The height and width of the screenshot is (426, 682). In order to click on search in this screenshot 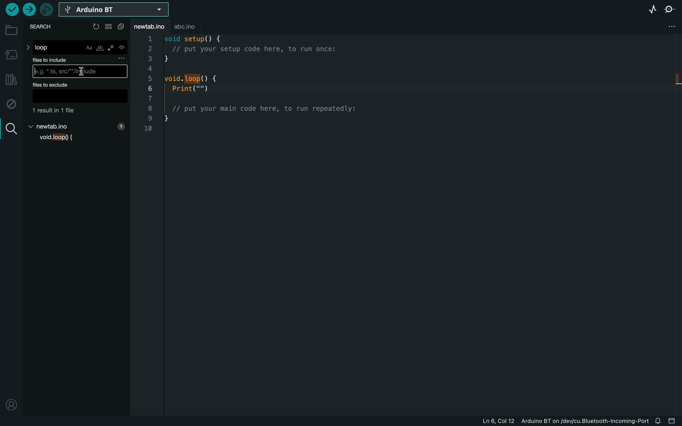, I will do `click(11, 129)`.